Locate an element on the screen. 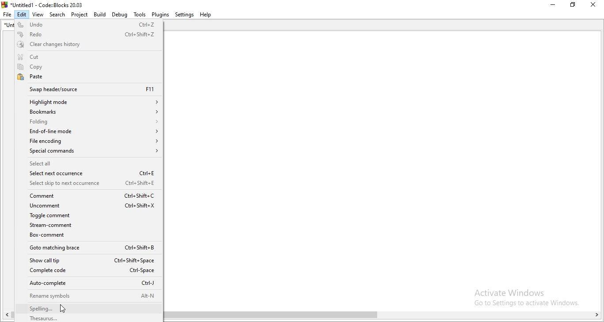 The image size is (604, 322). Restore is located at coordinates (573, 6).